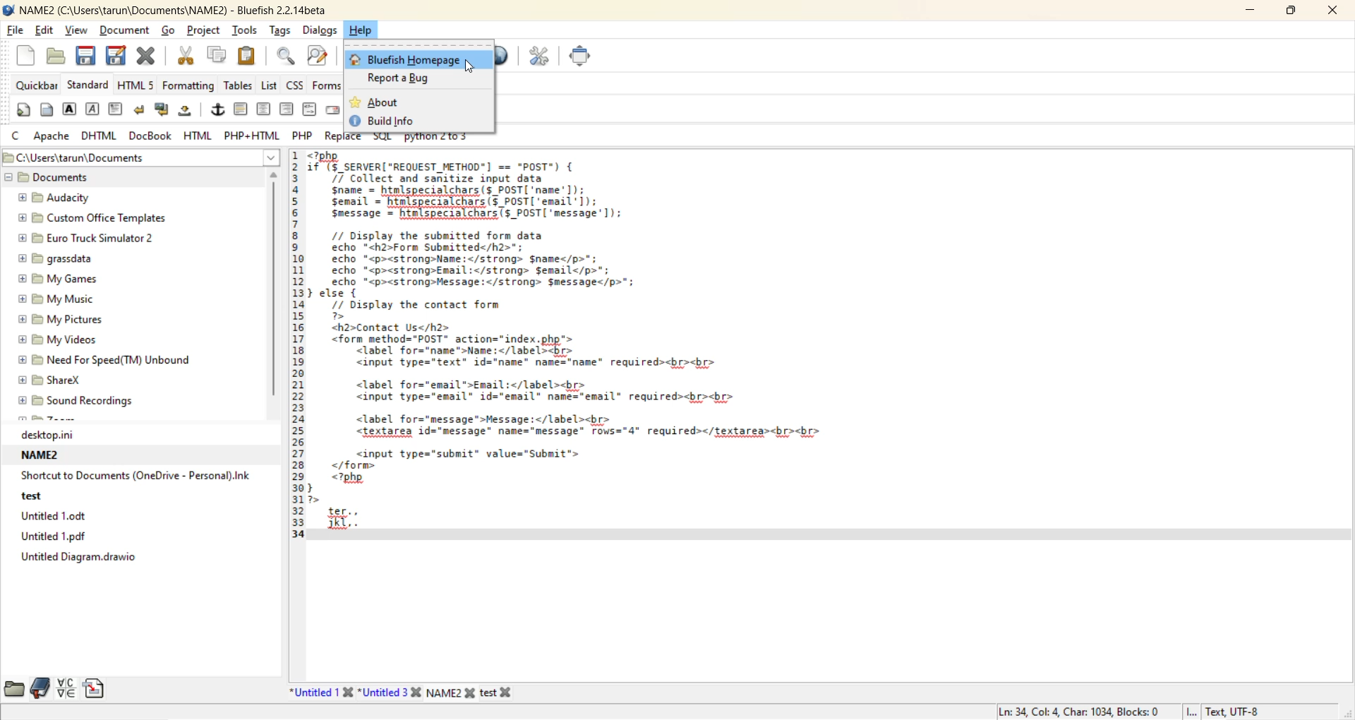 Image resolution: width=1355 pixels, height=720 pixels. Describe the element at coordinates (284, 109) in the screenshot. I see `right justify` at that location.